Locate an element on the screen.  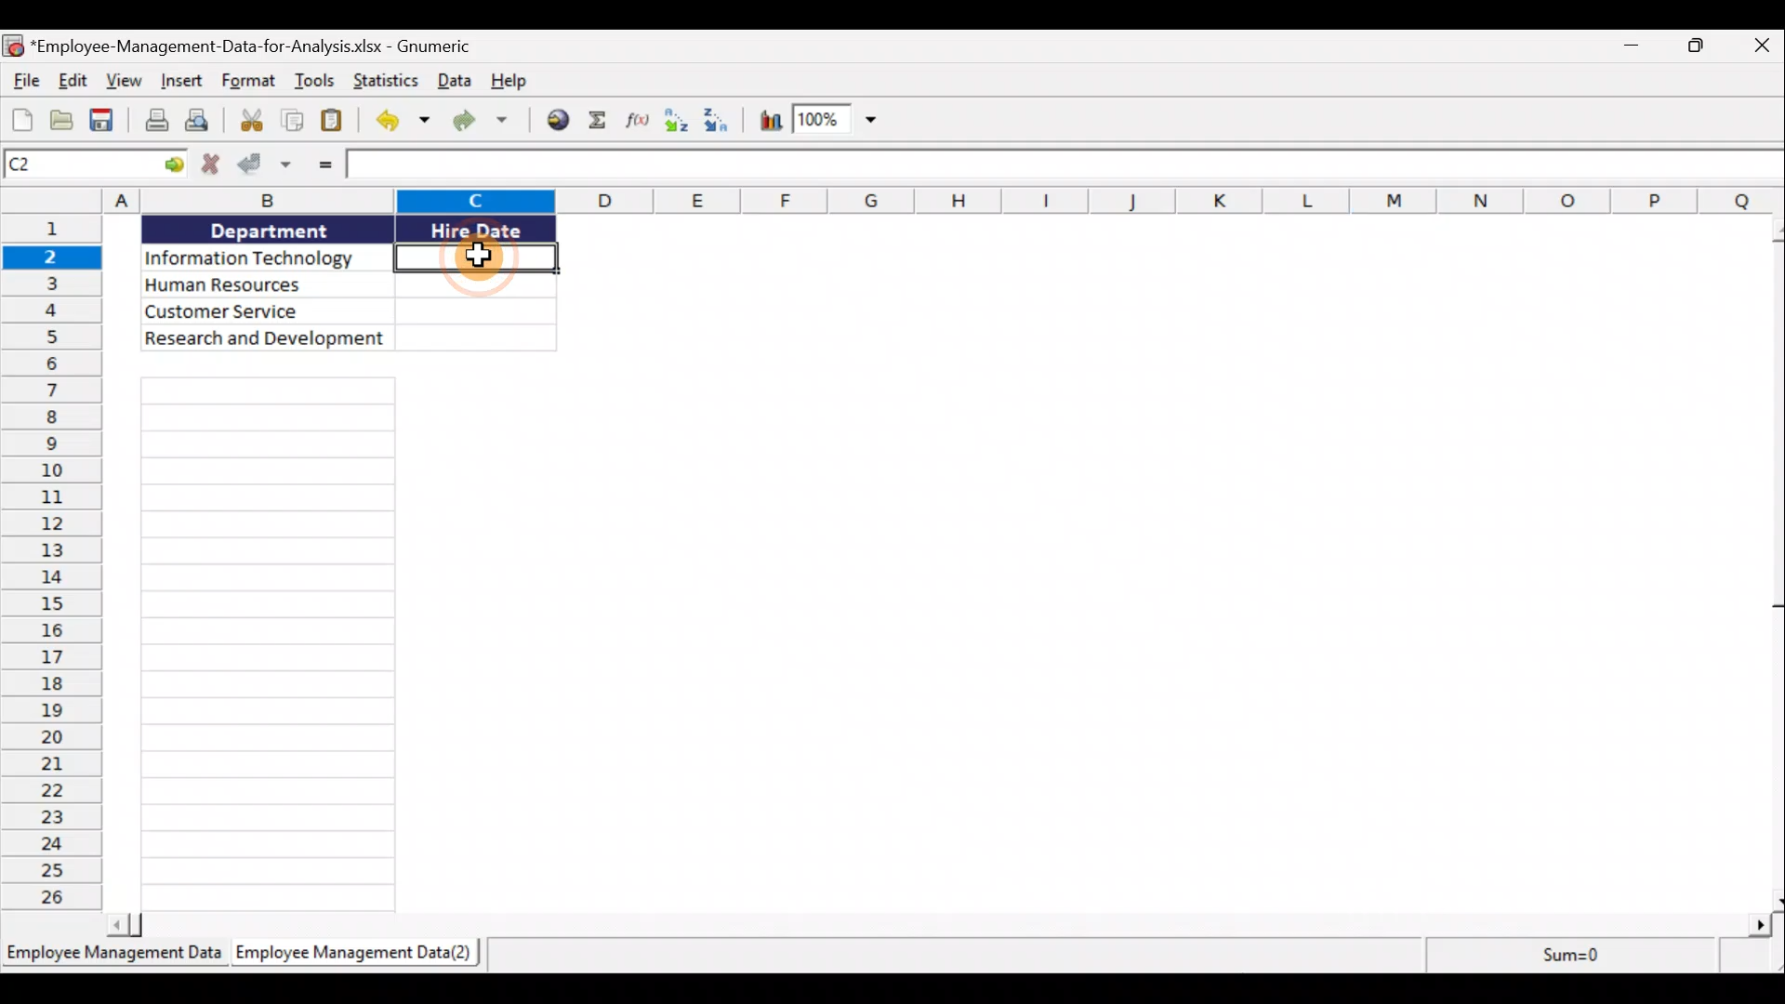
Print preview is located at coordinates (202, 121).